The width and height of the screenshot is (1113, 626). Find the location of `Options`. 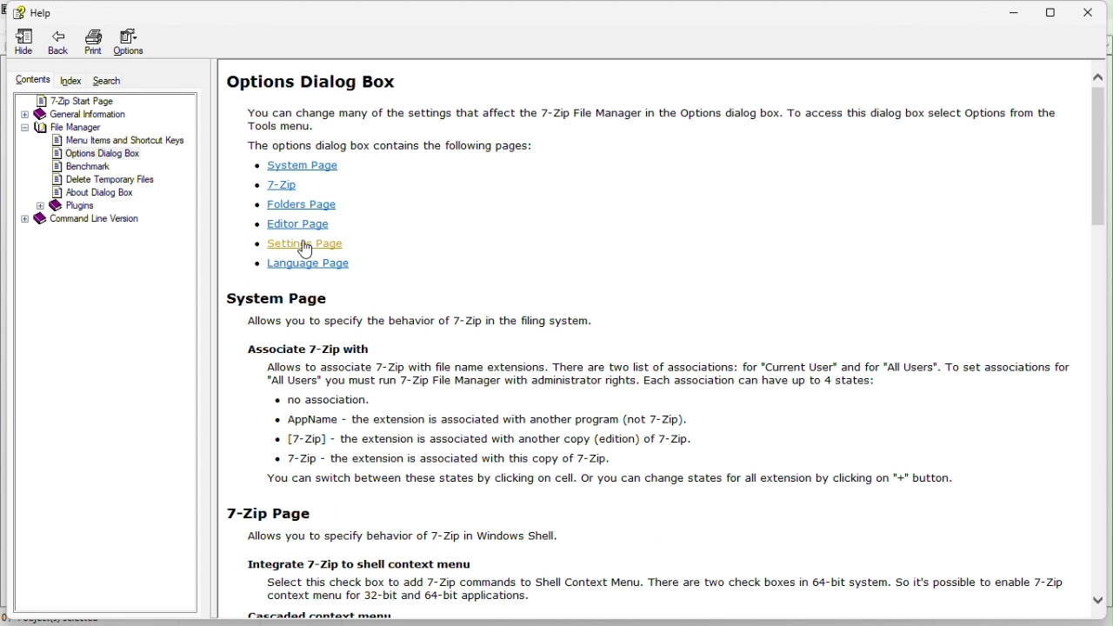

Options is located at coordinates (134, 44).